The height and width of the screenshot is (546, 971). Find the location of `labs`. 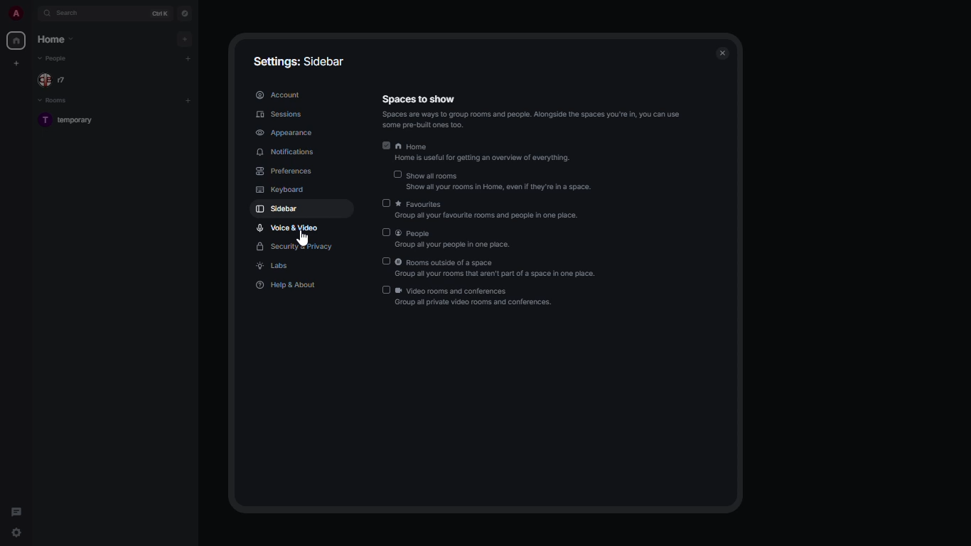

labs is located at coordinates (274, 267).